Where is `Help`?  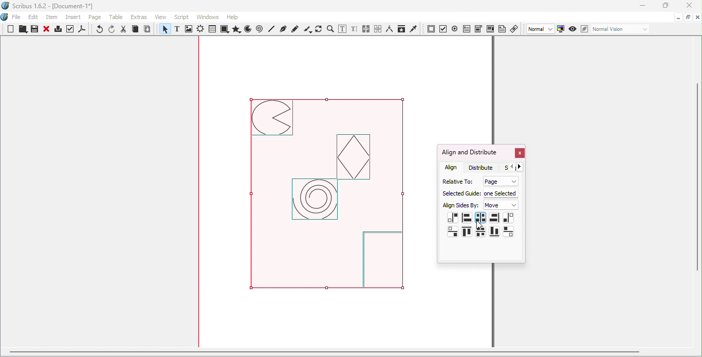
Help is located at coordinates (232, 17).